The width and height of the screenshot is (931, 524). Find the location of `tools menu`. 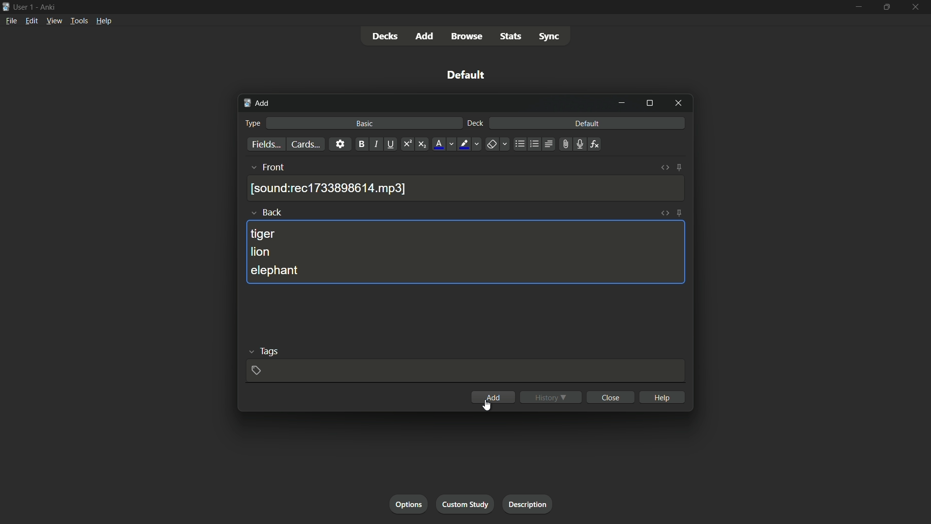

tools menu is located at coordinates (79, 21).